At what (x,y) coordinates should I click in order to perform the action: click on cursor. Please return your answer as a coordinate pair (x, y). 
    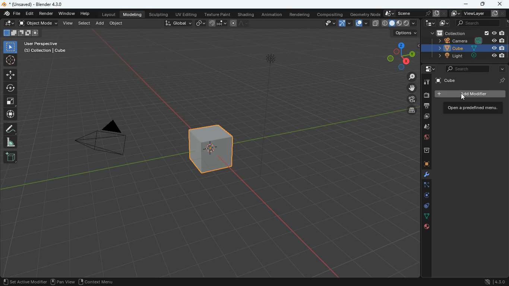
    Looking at the image, I should click on (463, 96).